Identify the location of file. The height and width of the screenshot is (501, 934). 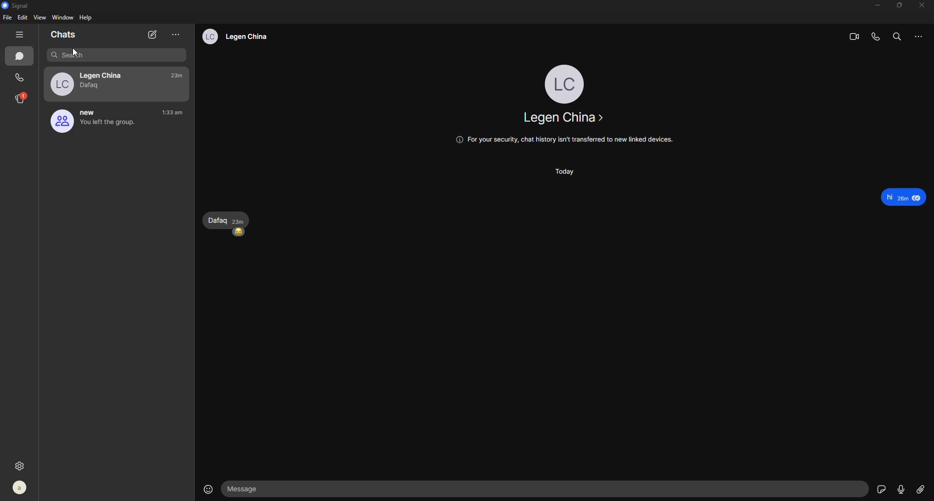
(7, 18).